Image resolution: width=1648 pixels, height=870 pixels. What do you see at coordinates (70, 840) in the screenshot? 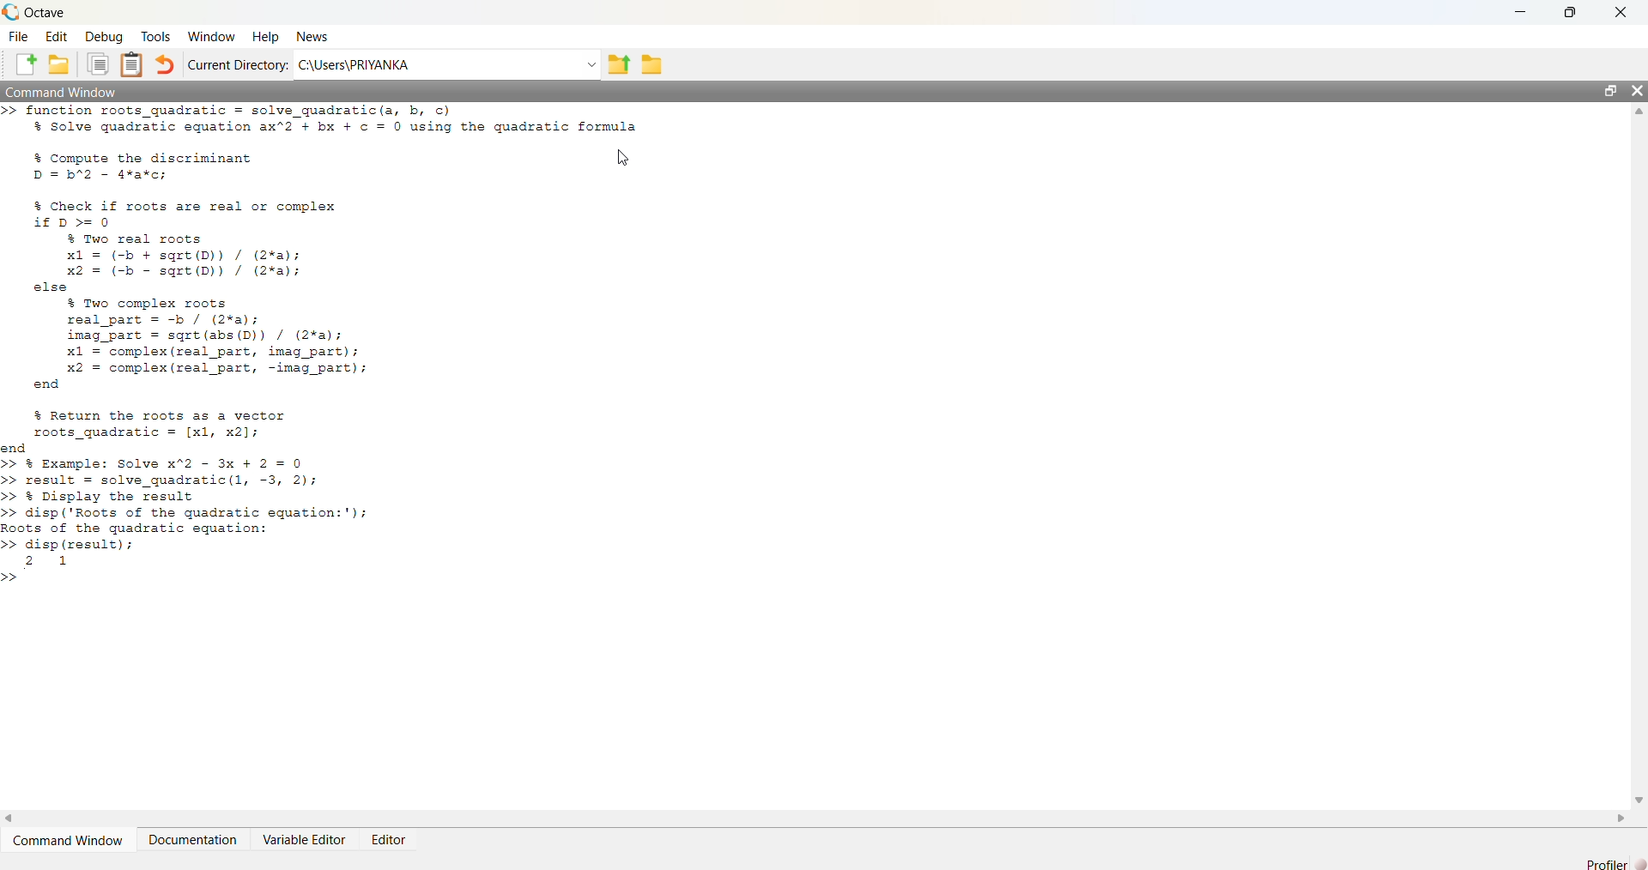
I see `Command Window` at bounding box center [70, 840].